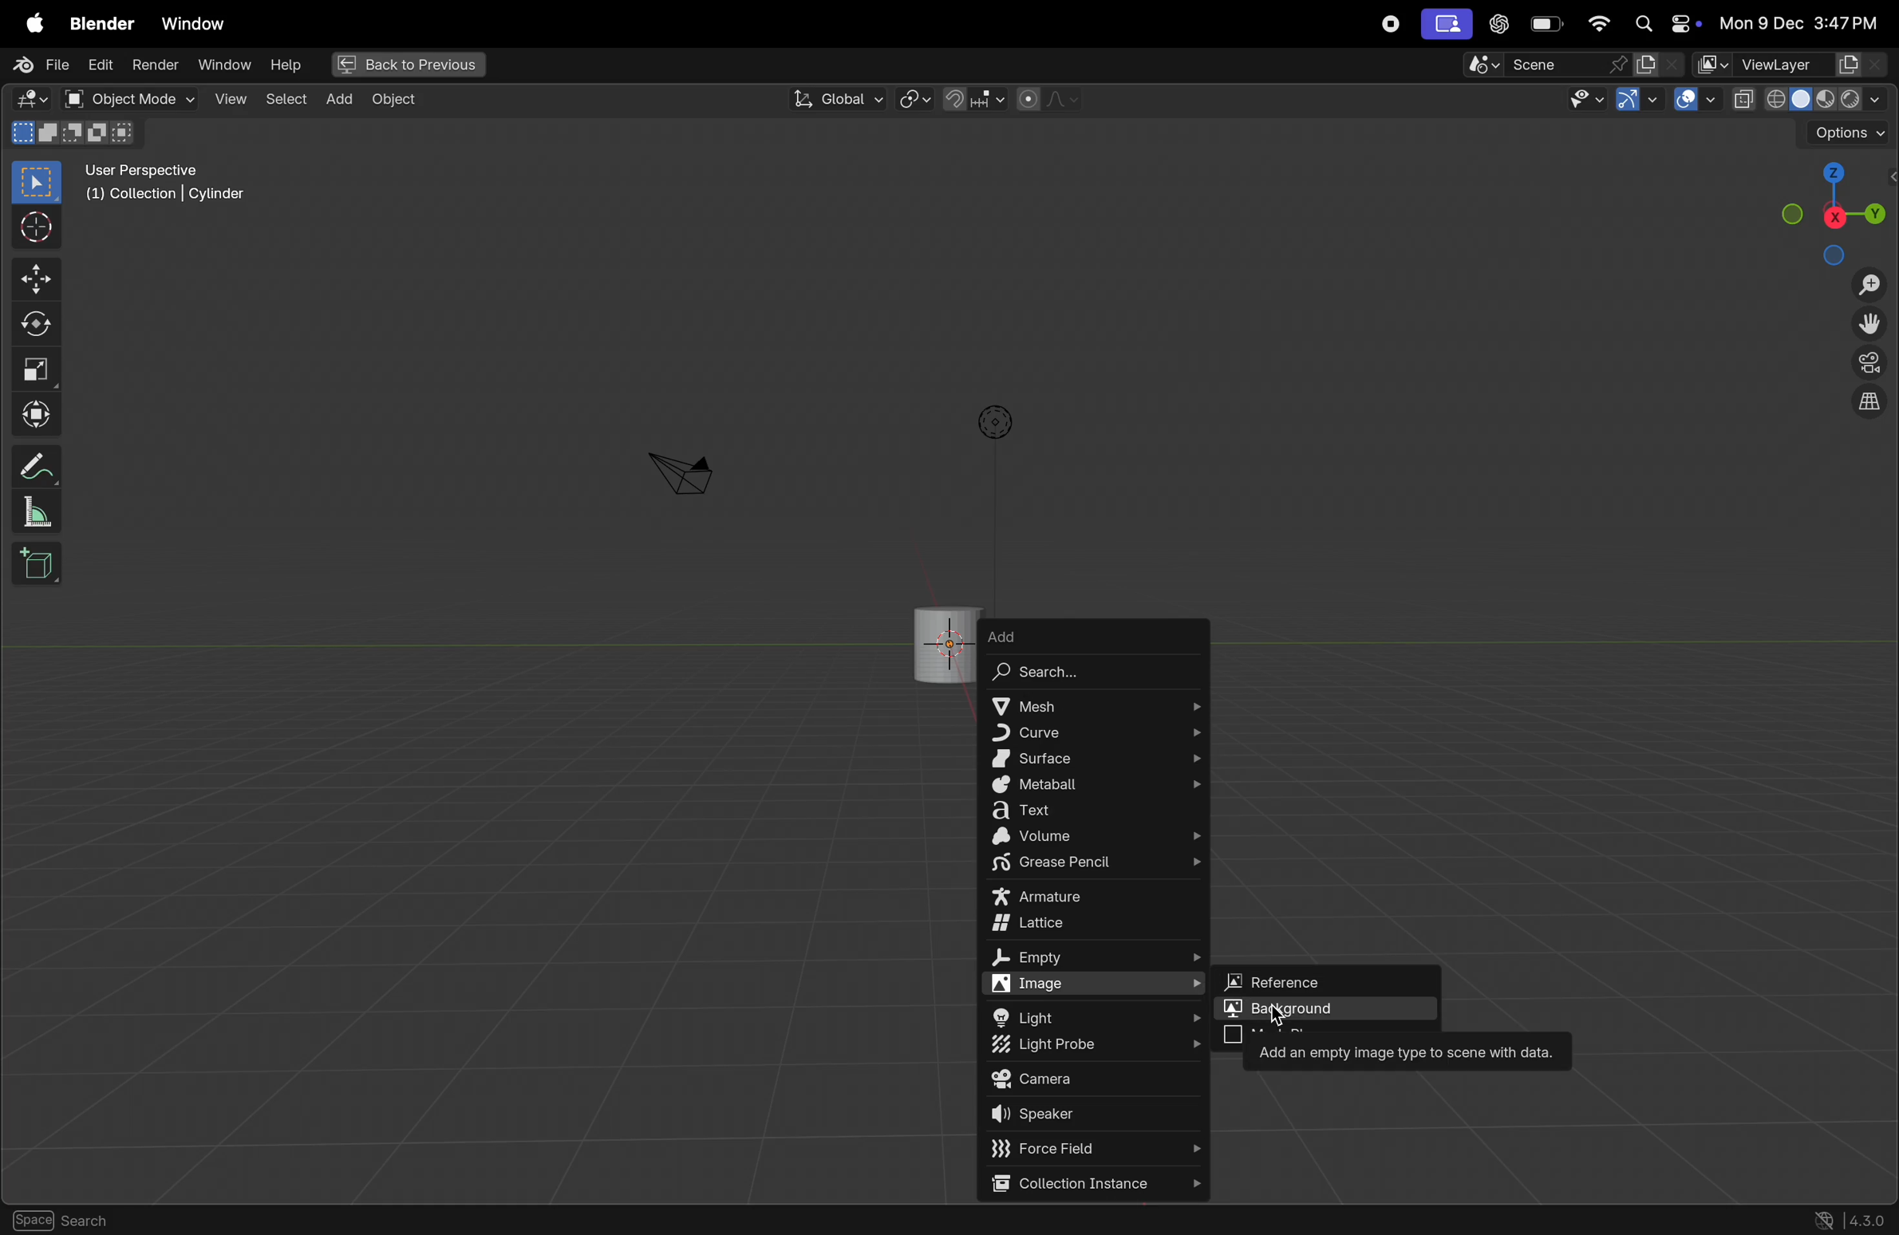 The width and height of the screenshot is (1899, 1235). Describe the element at coordinates (1835, 209) in the screenshot. I see `view point` at that location.